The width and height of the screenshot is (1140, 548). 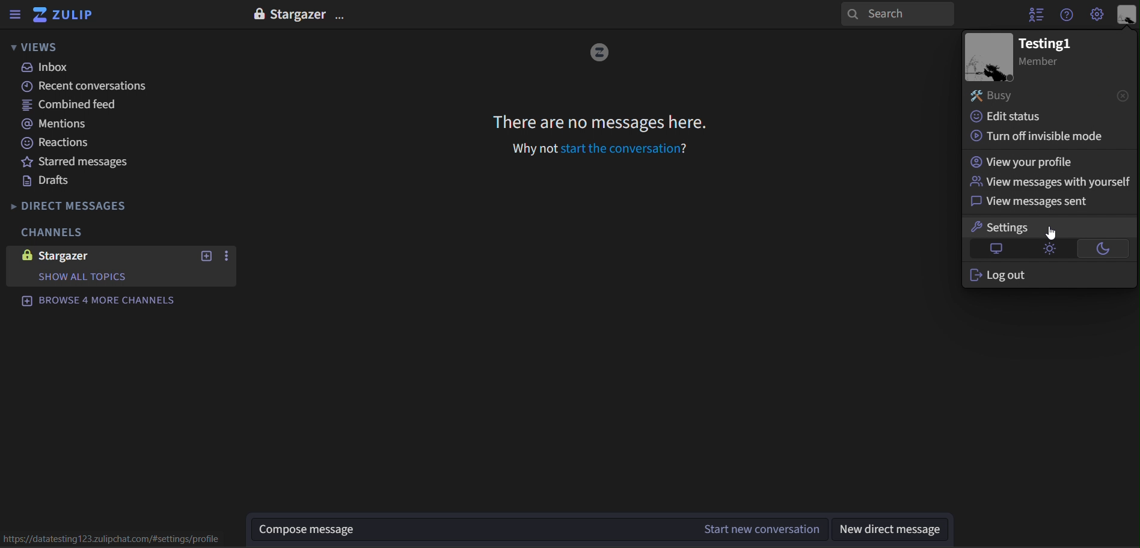 I want to click on remove, so click(x=1121, y=95).